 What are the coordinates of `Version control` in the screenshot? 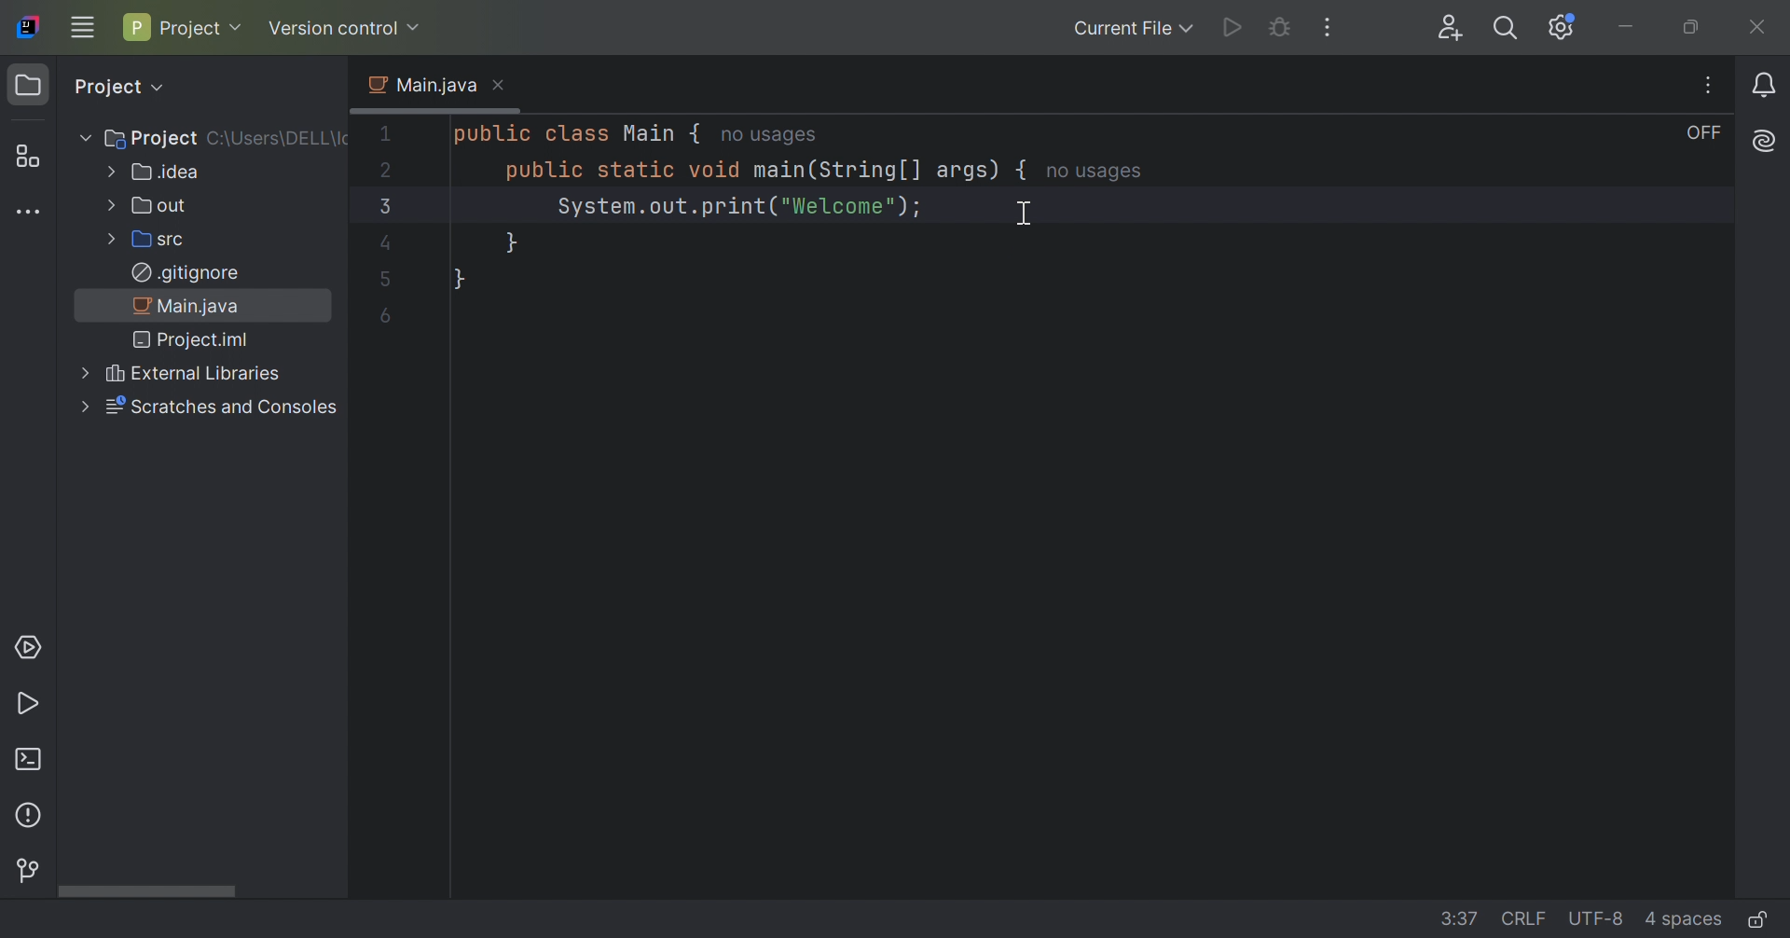 It's located at (345, 28).